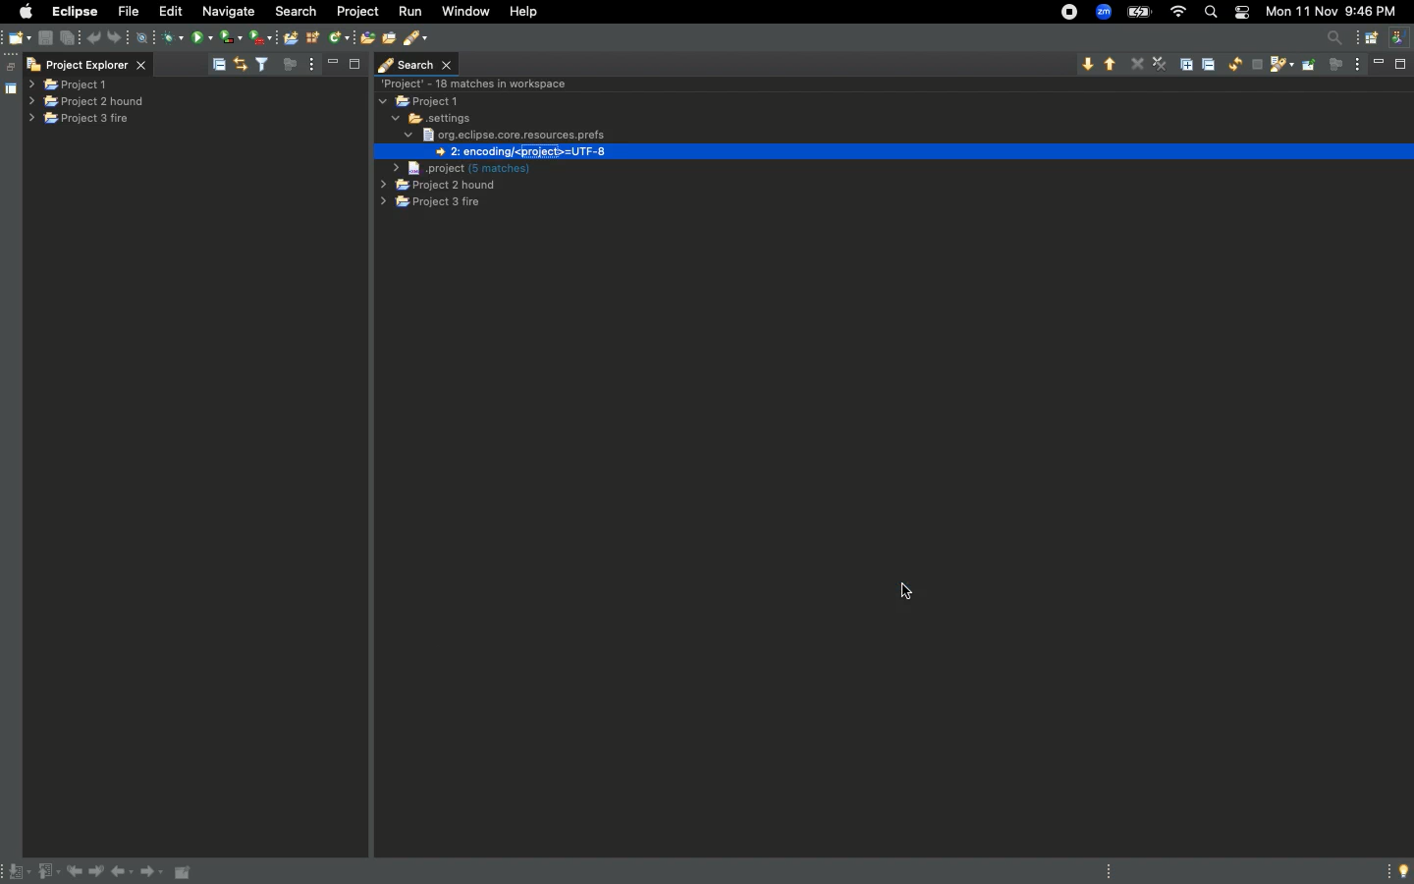  What do you see at coordinates (1335, 70) in the screenshot?
I see `focus on active activity` at bounding box center [1335, 70].